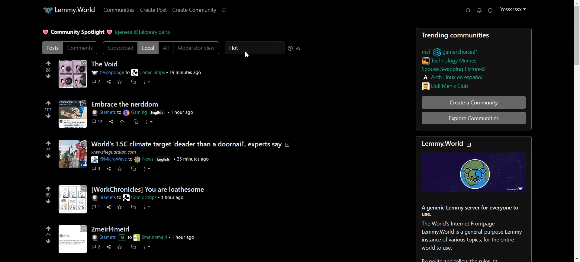 The height and width of the screenshot is (262, 580). What do you see at coordinates (121, 121) in the screenshot?
I see `save` at bounding box center [121, 121].